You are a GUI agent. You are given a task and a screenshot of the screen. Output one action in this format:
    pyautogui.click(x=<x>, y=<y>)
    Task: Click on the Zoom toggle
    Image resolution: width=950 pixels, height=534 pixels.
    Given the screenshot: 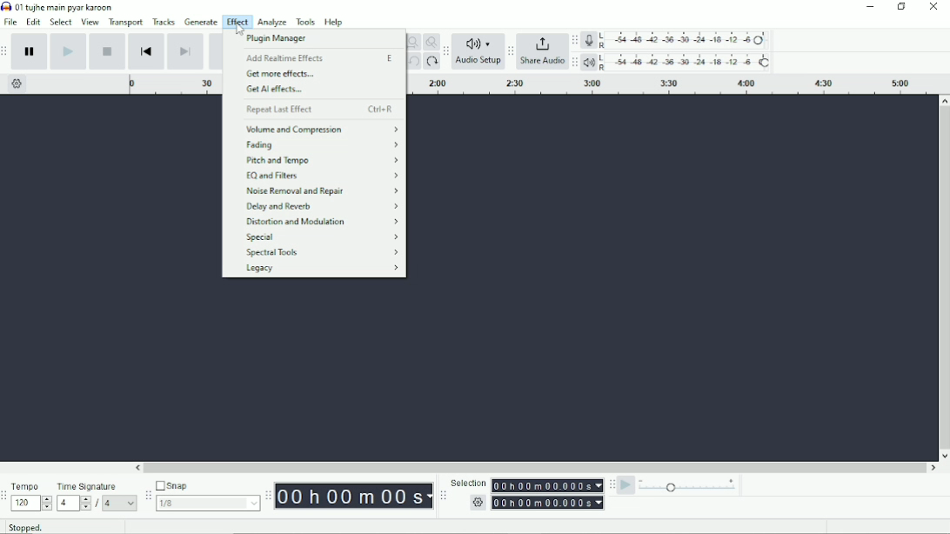 What is the action you would take?
    pyautogui.click(x=431, y=42)
    